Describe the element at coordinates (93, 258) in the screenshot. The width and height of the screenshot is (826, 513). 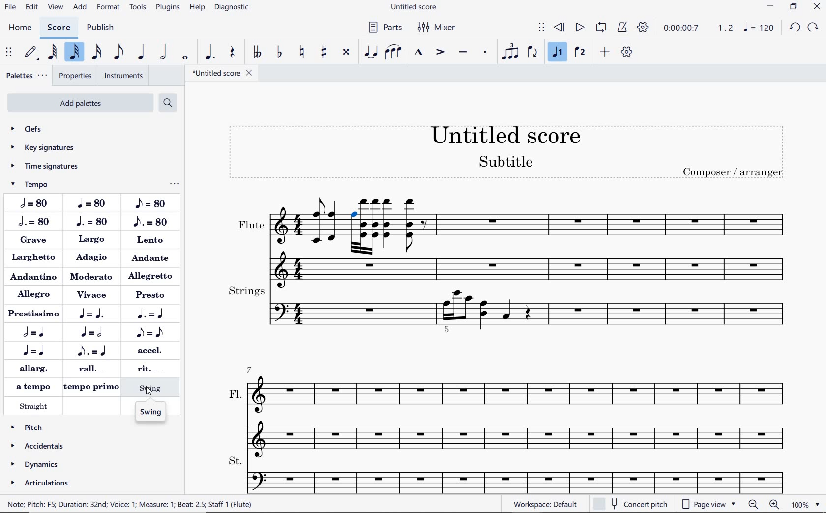
I see `ADAGIO` at that location.